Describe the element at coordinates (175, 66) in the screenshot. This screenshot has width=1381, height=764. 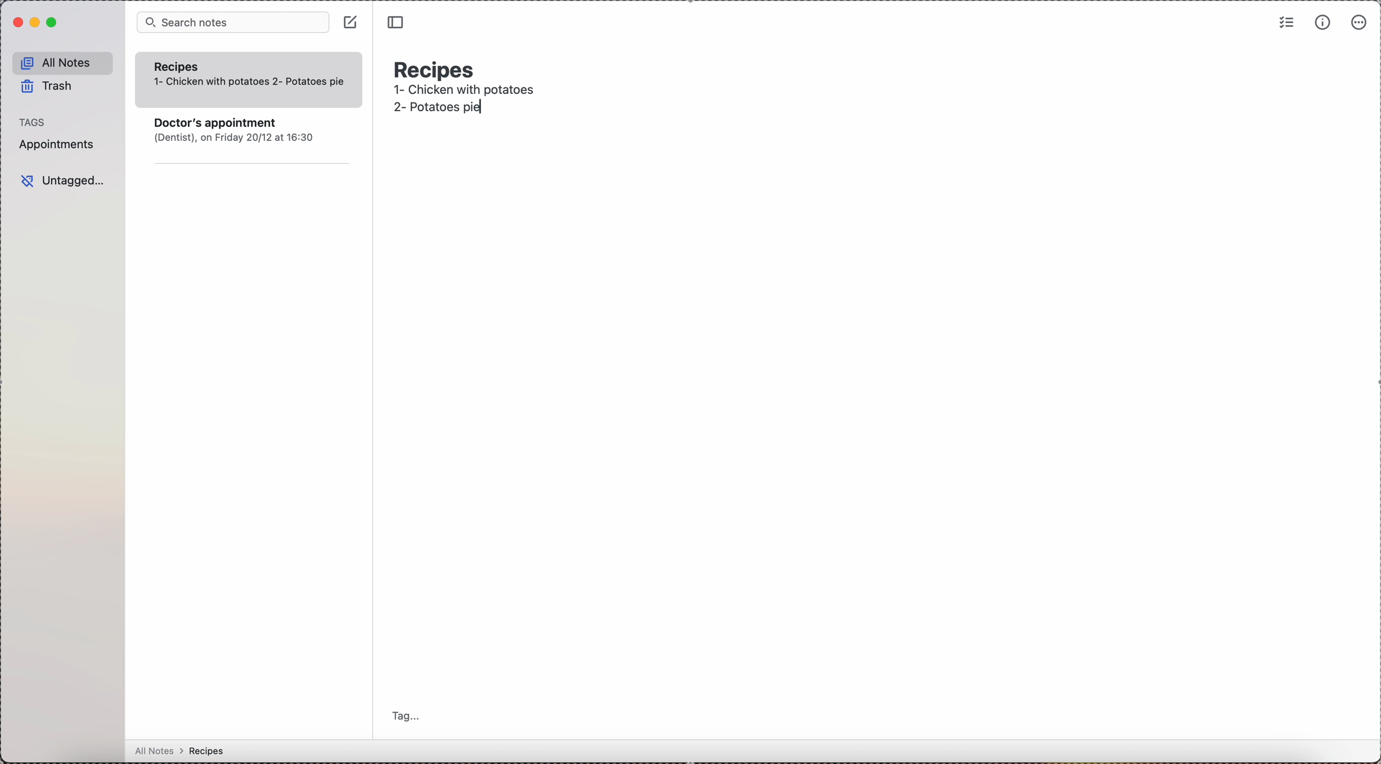
I see `Recipes` at that location.